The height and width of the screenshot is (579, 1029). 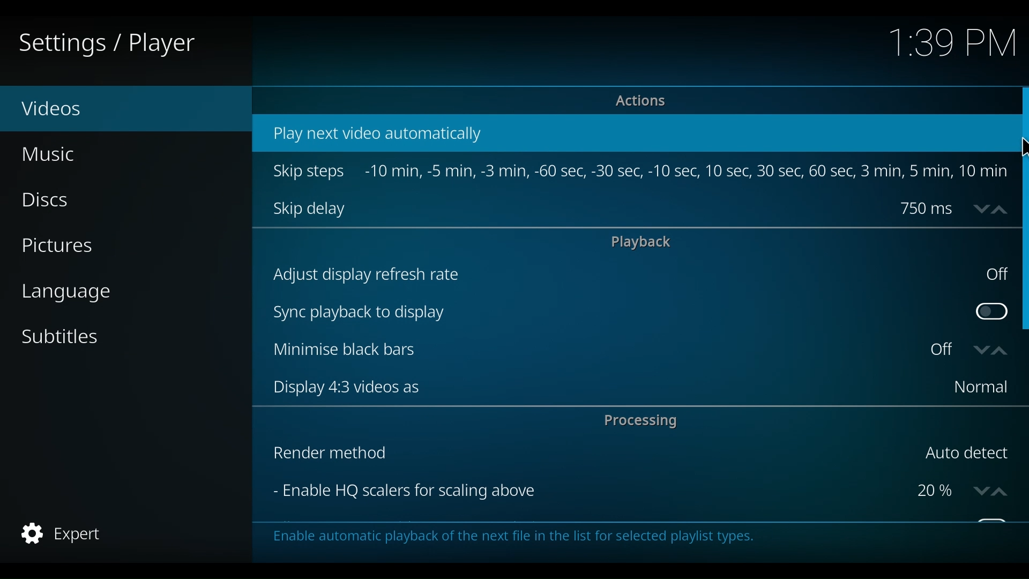 I want to click on Settings / Player, so click(x=115, y=43).